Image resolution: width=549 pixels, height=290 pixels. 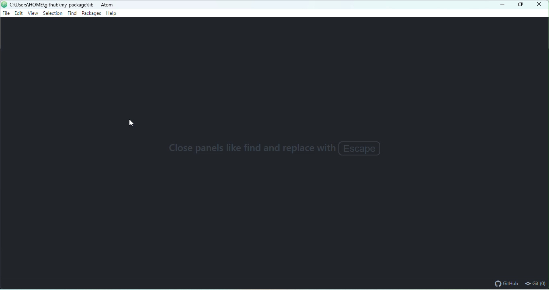 I want to click on file, so click(x=6, y=14).